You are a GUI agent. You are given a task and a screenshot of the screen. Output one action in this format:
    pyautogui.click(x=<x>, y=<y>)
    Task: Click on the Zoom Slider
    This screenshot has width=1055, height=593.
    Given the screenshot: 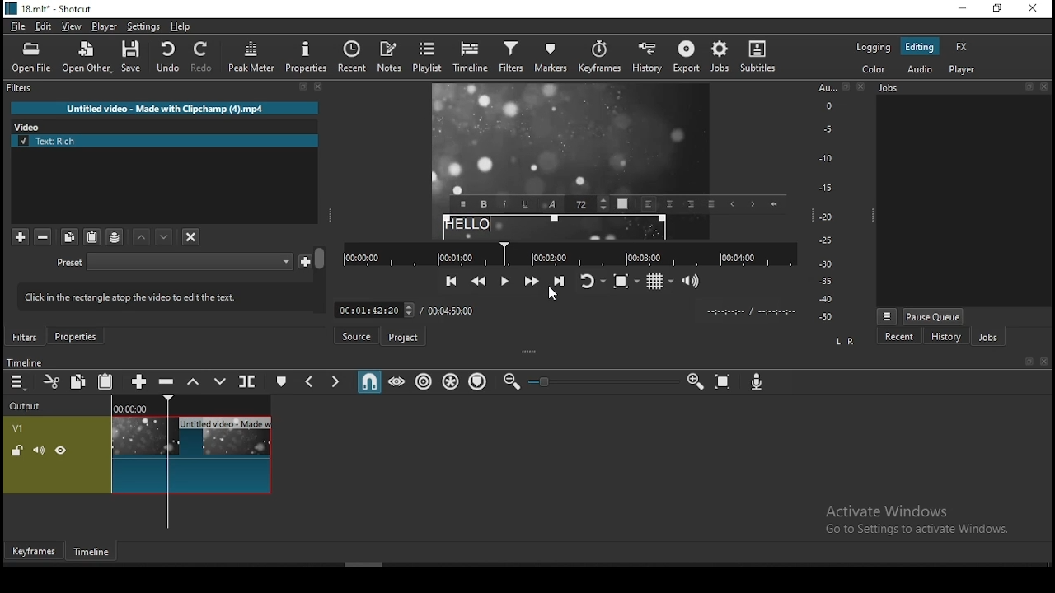 What is the action you would take?
    pyautogui.click(x=603, y=382)
    